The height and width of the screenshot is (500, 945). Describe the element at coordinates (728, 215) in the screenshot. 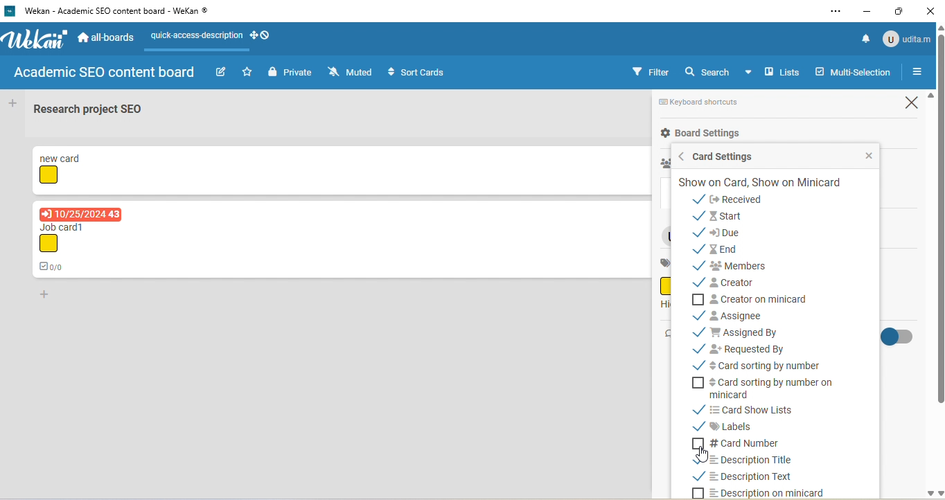

I see `start` at that location.